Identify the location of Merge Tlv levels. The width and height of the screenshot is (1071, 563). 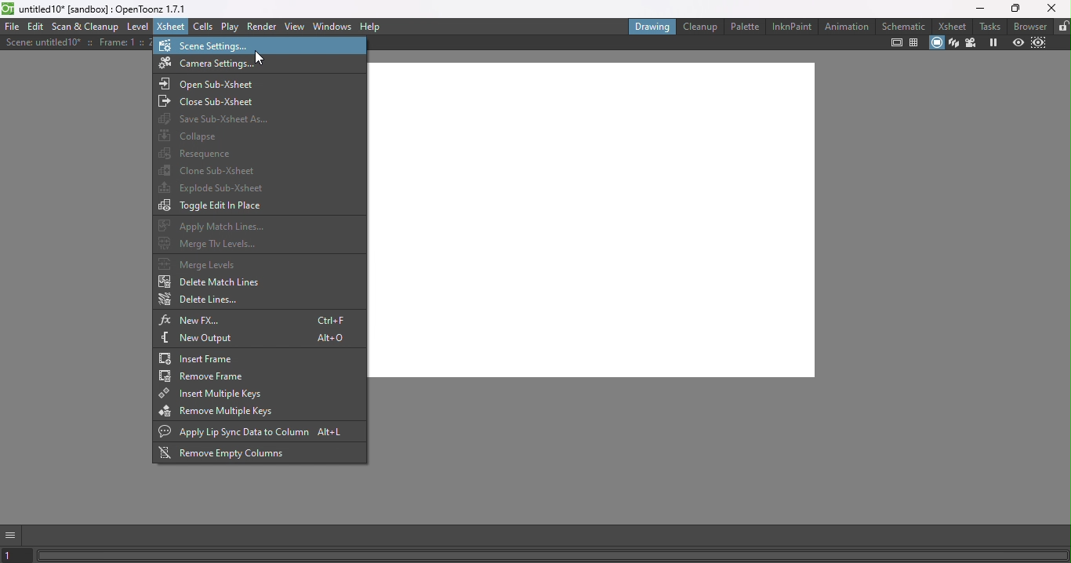
(210, 243).